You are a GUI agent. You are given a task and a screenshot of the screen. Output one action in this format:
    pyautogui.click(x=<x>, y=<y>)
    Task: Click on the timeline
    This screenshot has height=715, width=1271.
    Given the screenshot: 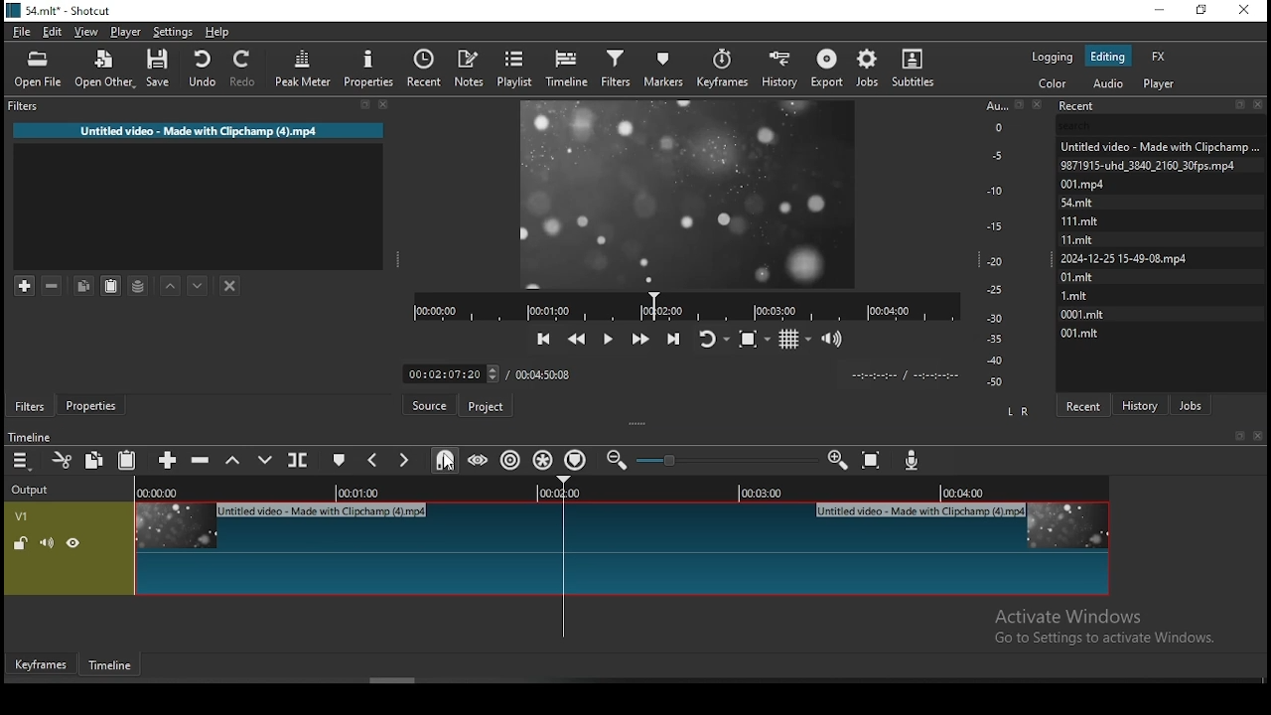 What is the action you would take?
    pyautogui.click(x=568, y=70)
    